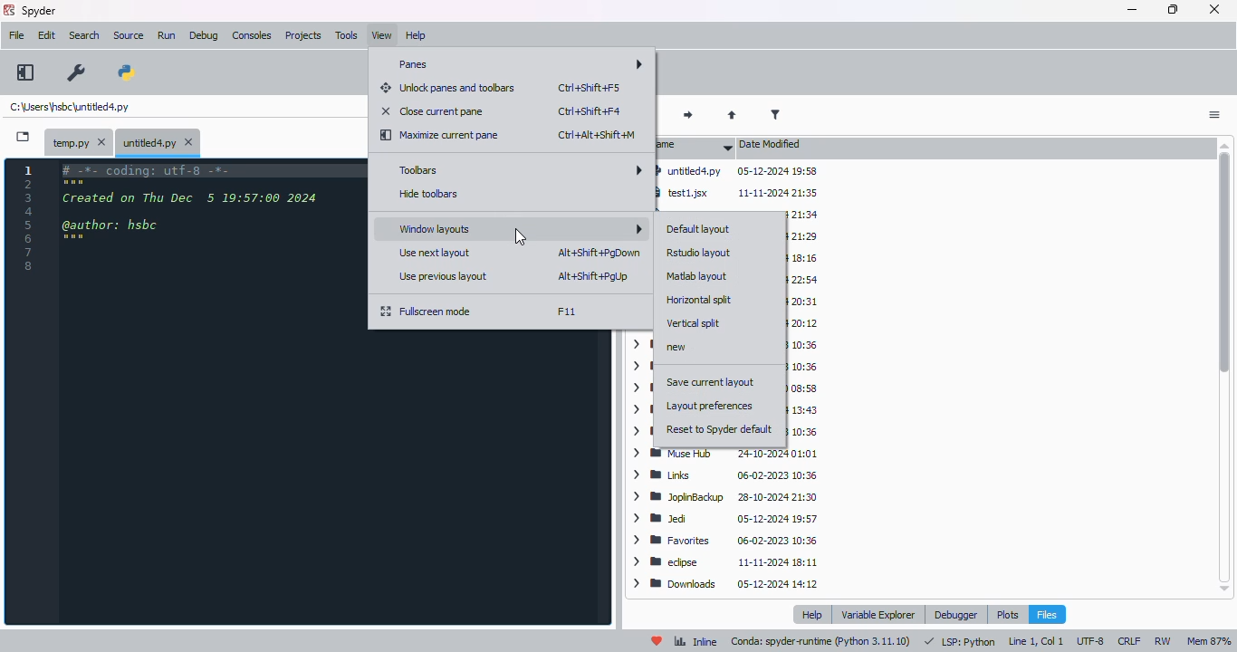 The width and height of the screenshot is (1237, 652). Describe the element at coordinates (1047, 614) in the screenshot. I see `files` at that location.